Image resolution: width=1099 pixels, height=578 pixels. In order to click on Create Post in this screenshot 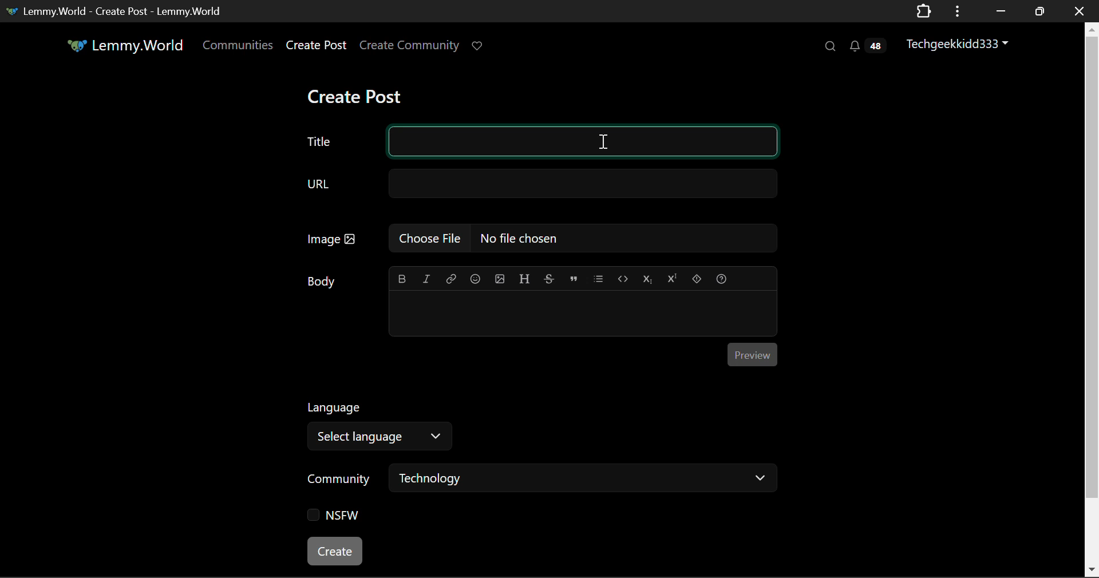, I will do `click(315, 47)`.